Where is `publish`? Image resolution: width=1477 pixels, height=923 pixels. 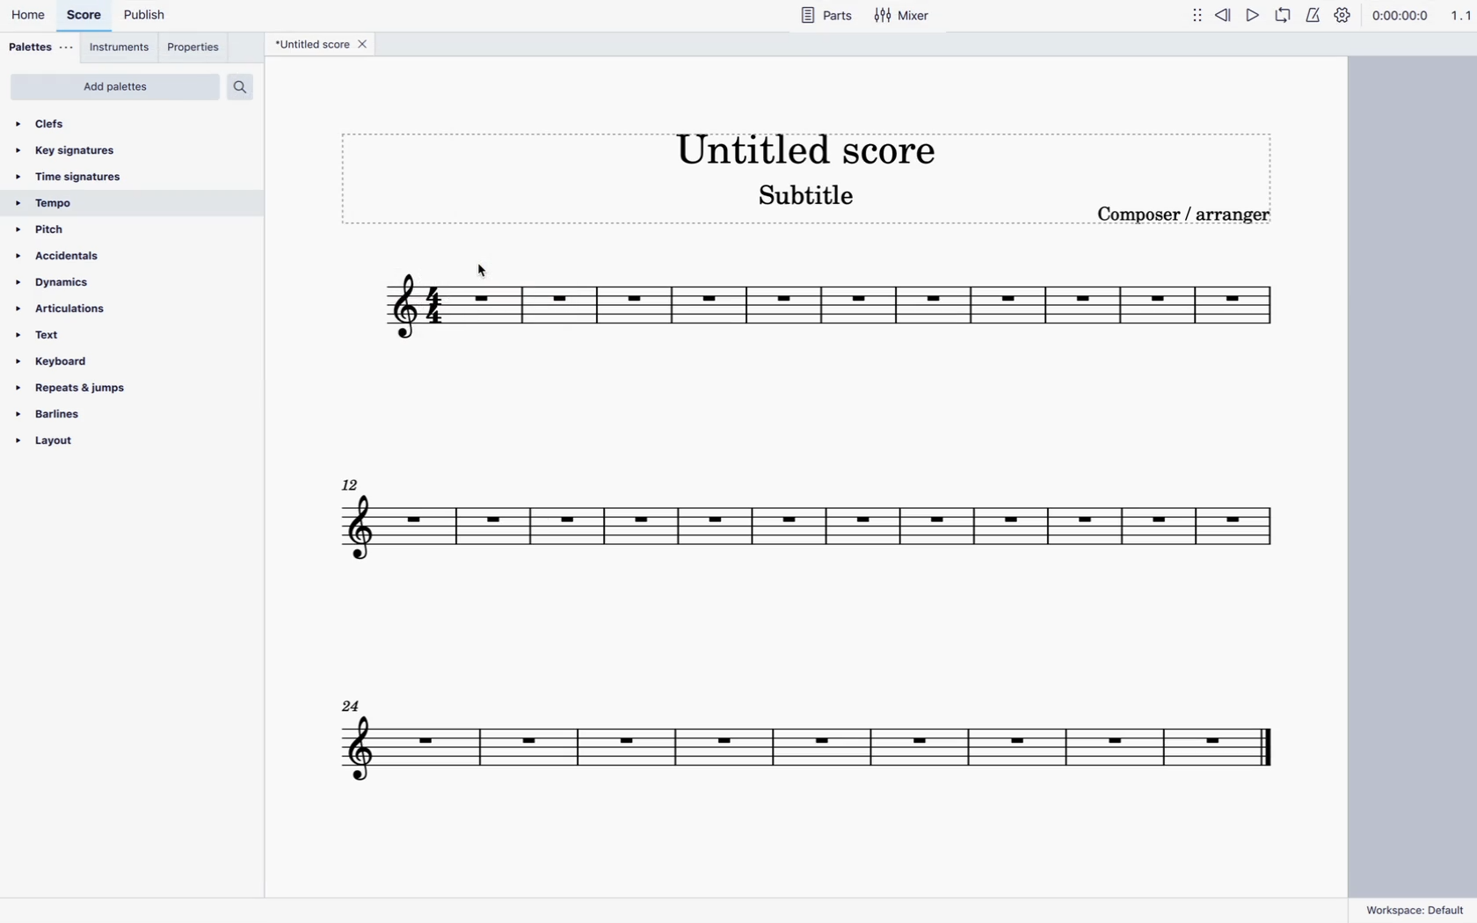
publish is located at coordinates (151, 16).